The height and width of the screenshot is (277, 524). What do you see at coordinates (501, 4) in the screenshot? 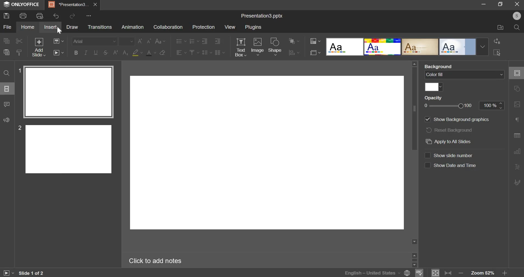
I see `maximize` at bounding box center [501, 4].